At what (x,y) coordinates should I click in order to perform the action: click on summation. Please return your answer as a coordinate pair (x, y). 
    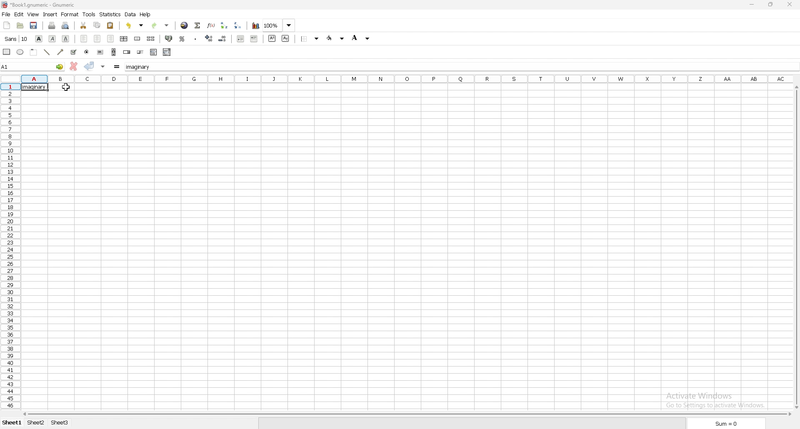
    Looking at the image, I should click on (197, 25).